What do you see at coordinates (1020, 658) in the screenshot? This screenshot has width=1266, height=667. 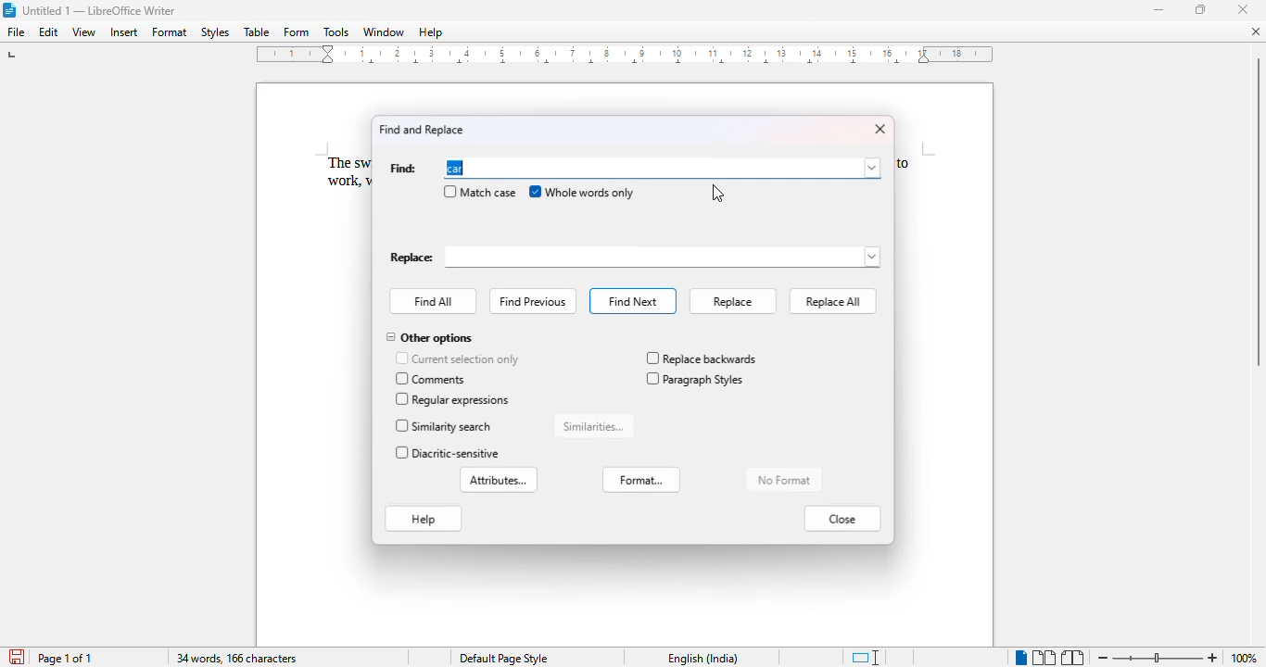 I see `single-page view` at bounding box center [1020, 658].